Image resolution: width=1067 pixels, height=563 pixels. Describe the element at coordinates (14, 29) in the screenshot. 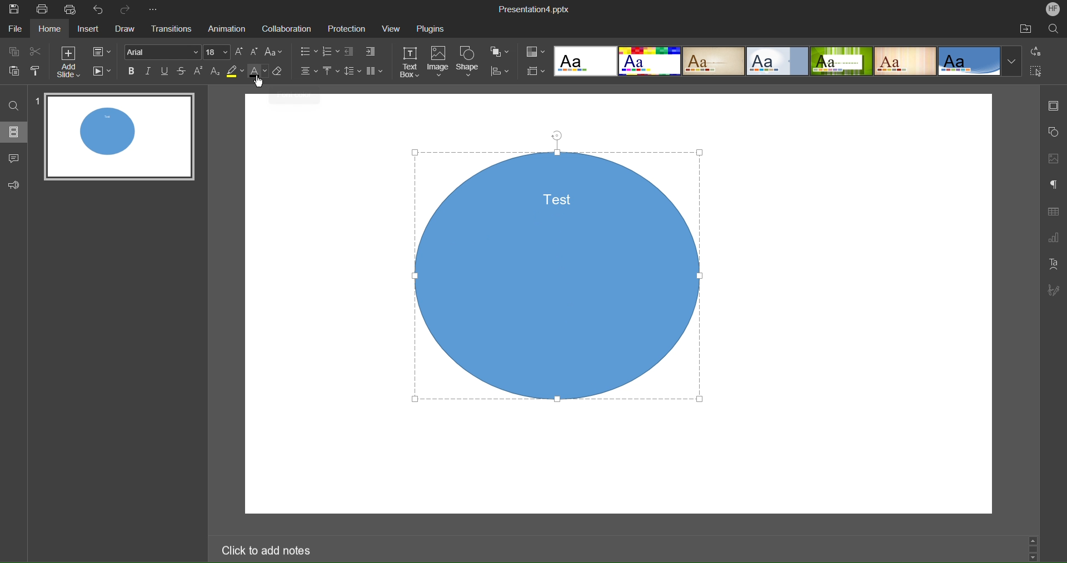

I see `File` at that location.